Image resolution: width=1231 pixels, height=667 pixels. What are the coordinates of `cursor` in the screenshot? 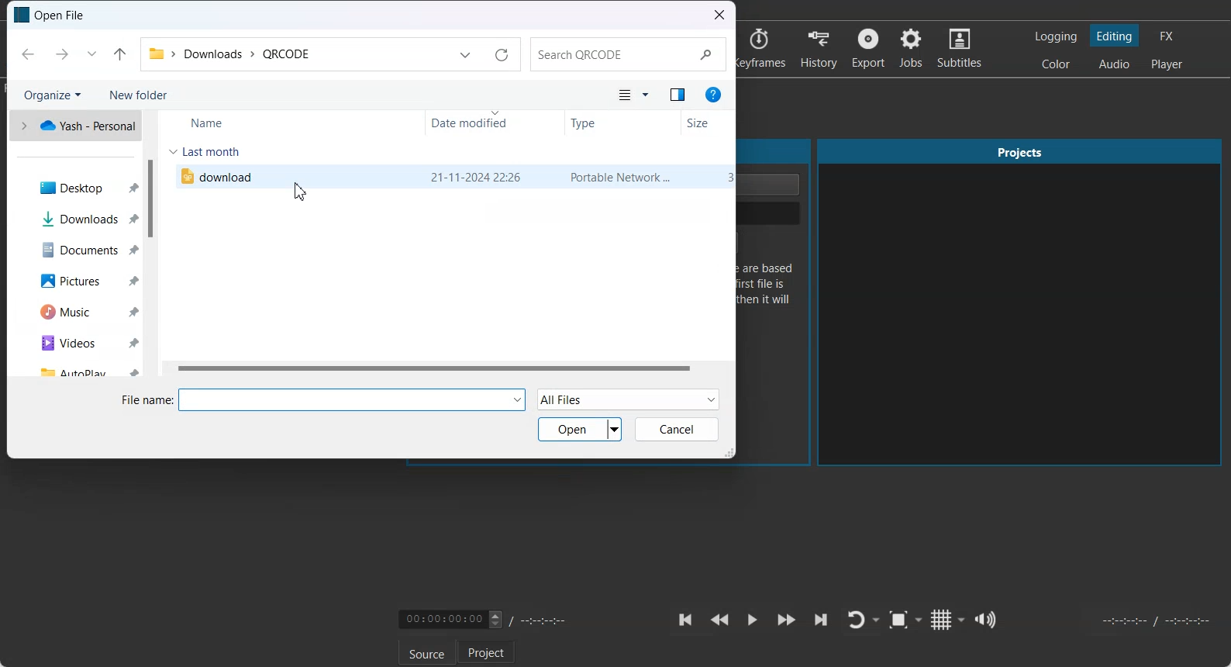 It's located at (297, 191).